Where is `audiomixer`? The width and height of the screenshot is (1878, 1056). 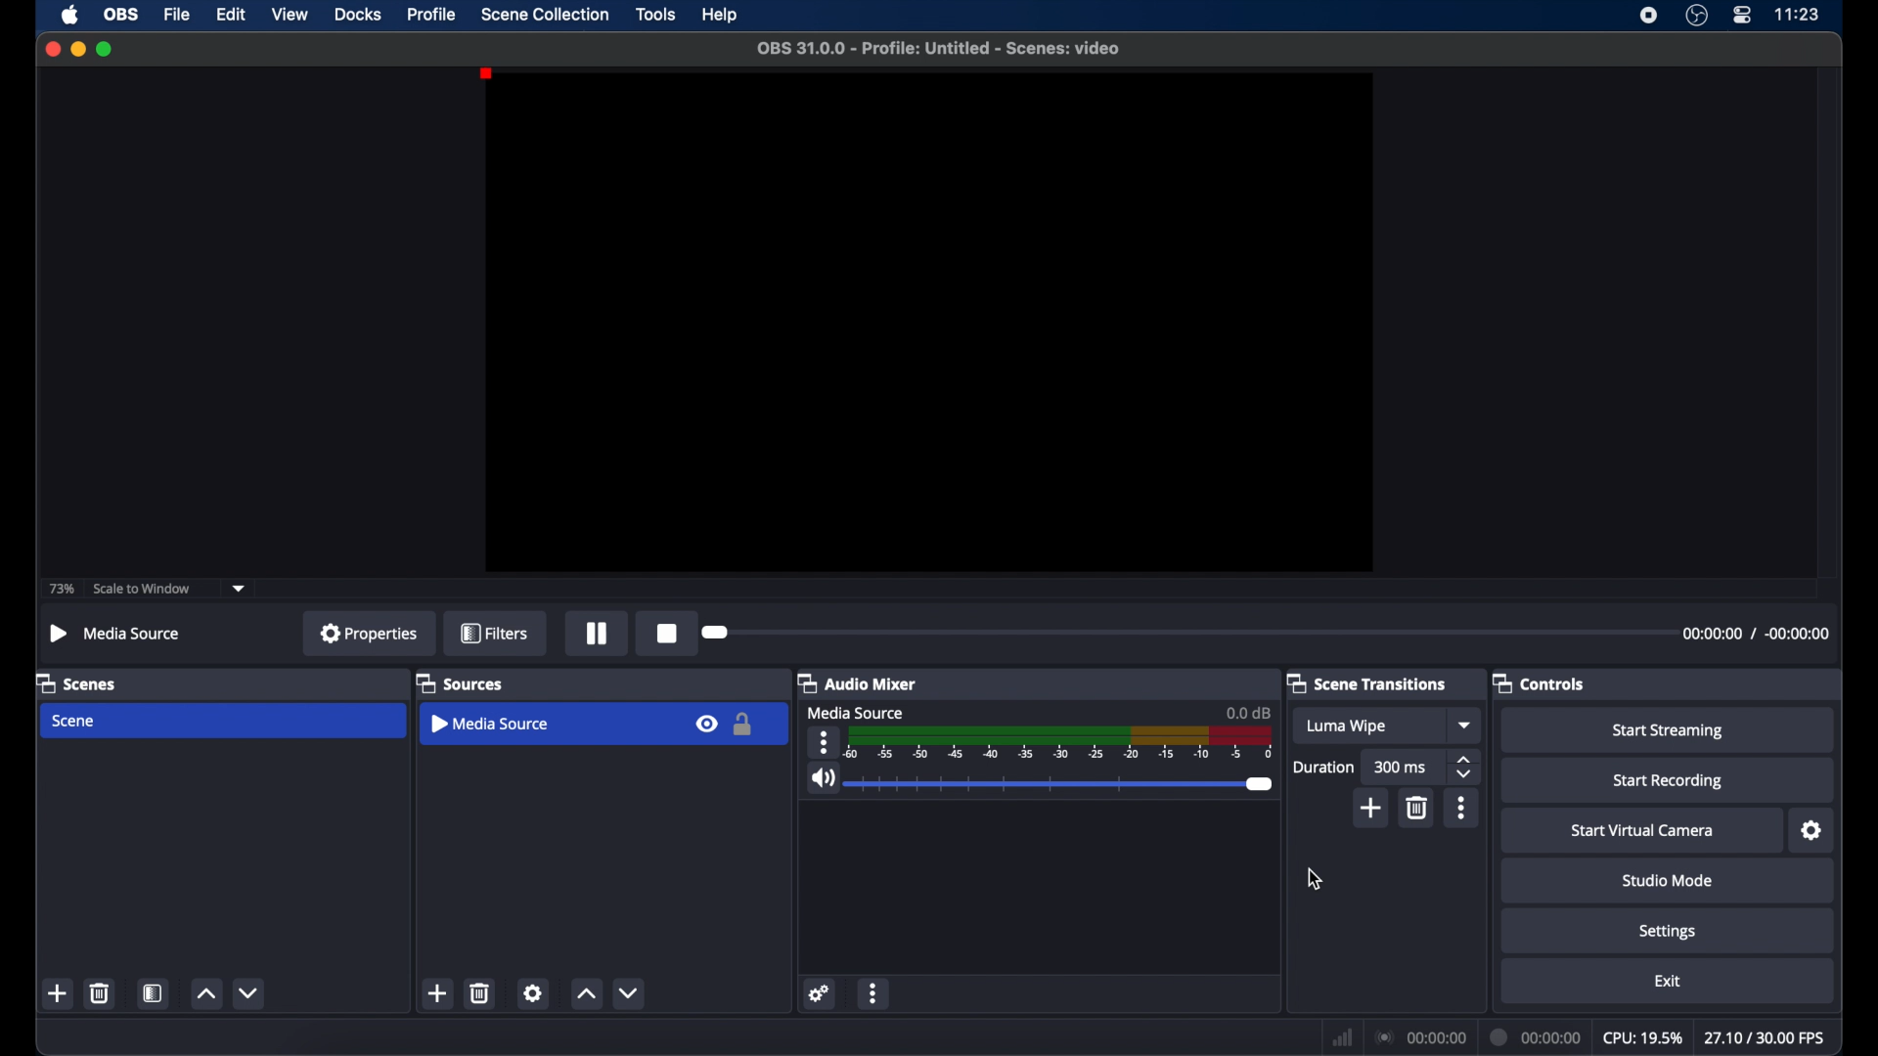
audiomixer is located at coordinates (857, 682).